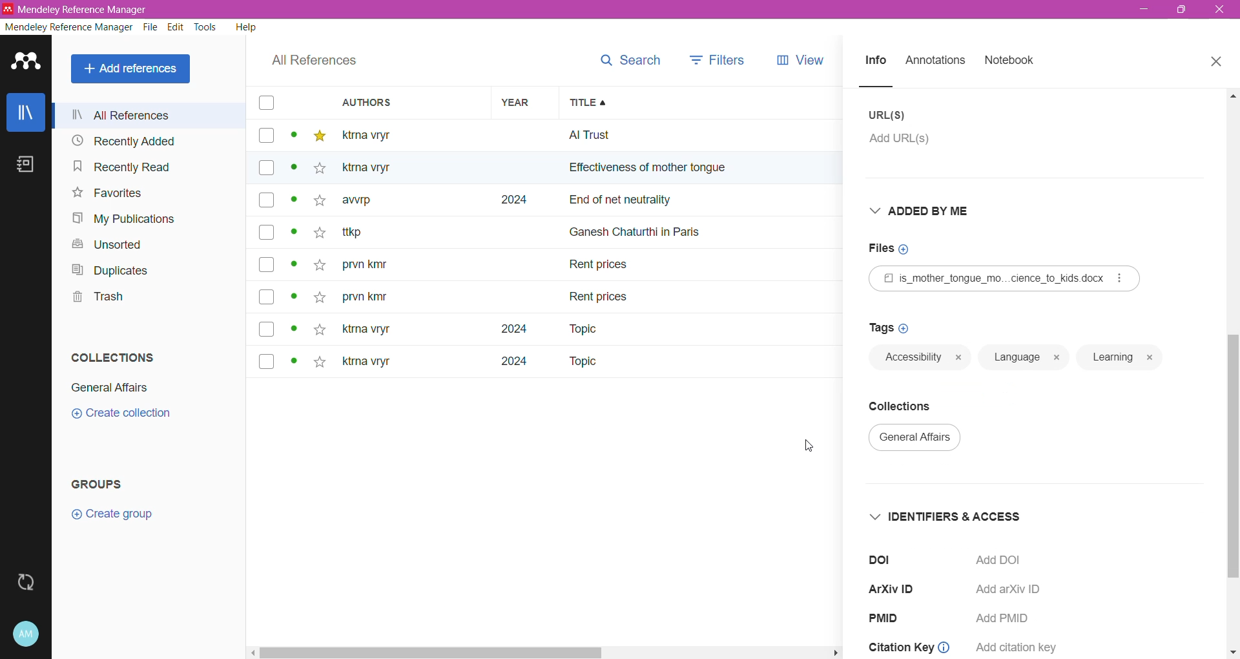 The width and height of the screenshot is (1240, 659). Describe the element at coordinates (320, 328) in the screenshot. I see `star` at that location.